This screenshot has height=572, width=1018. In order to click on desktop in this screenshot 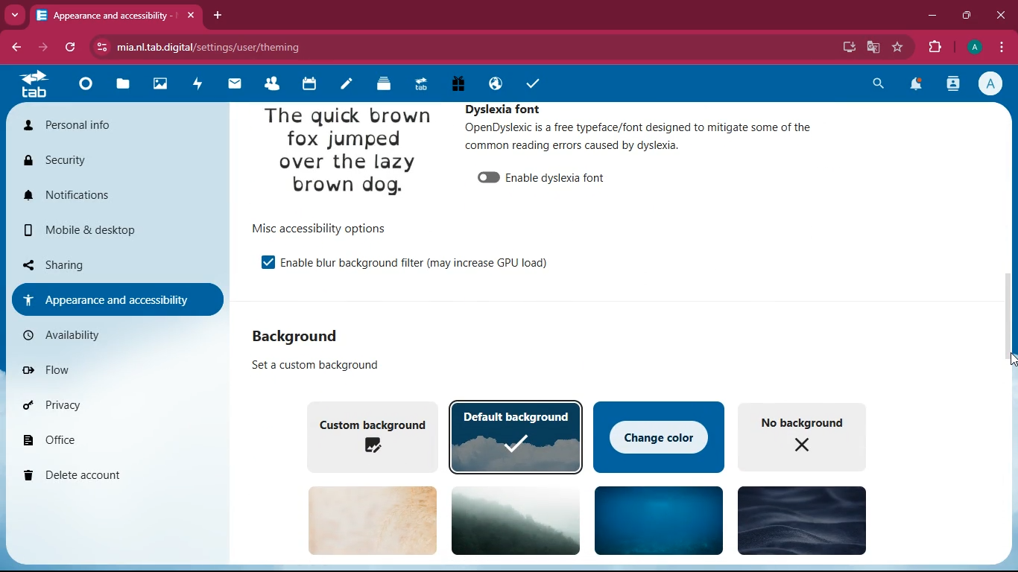, I will do `click(848, 47)`.